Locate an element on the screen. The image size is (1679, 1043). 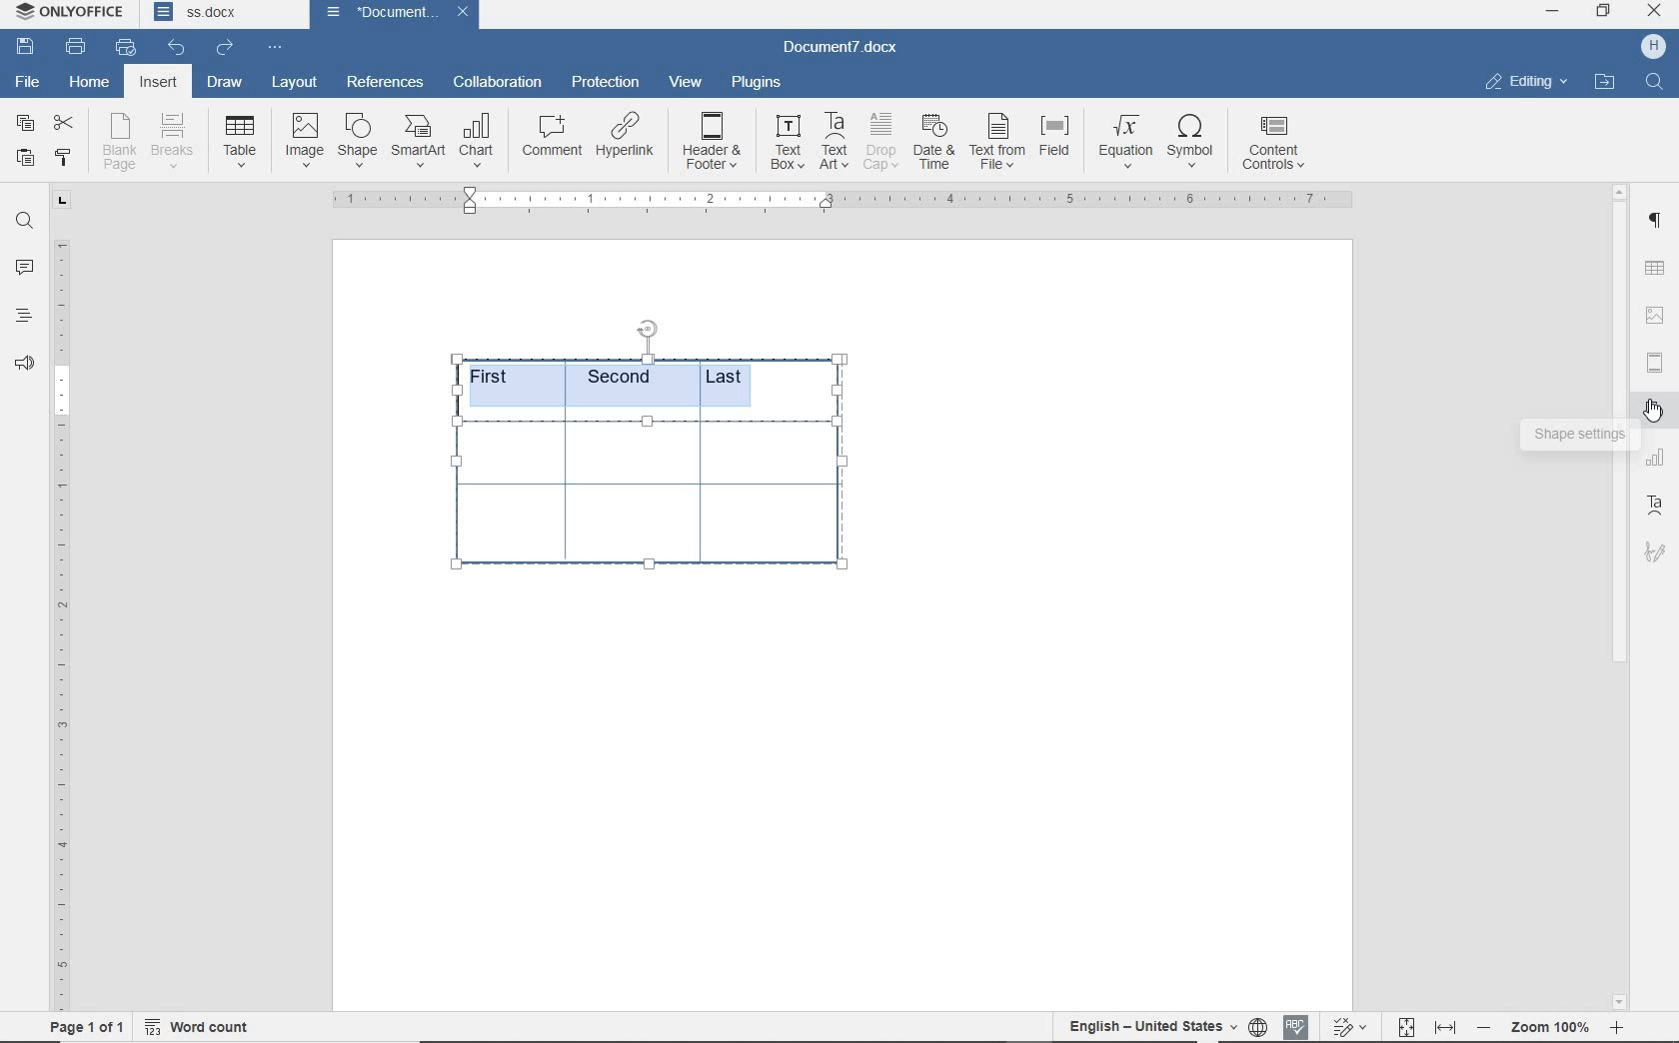
comments is located at coordinates (26, 268).